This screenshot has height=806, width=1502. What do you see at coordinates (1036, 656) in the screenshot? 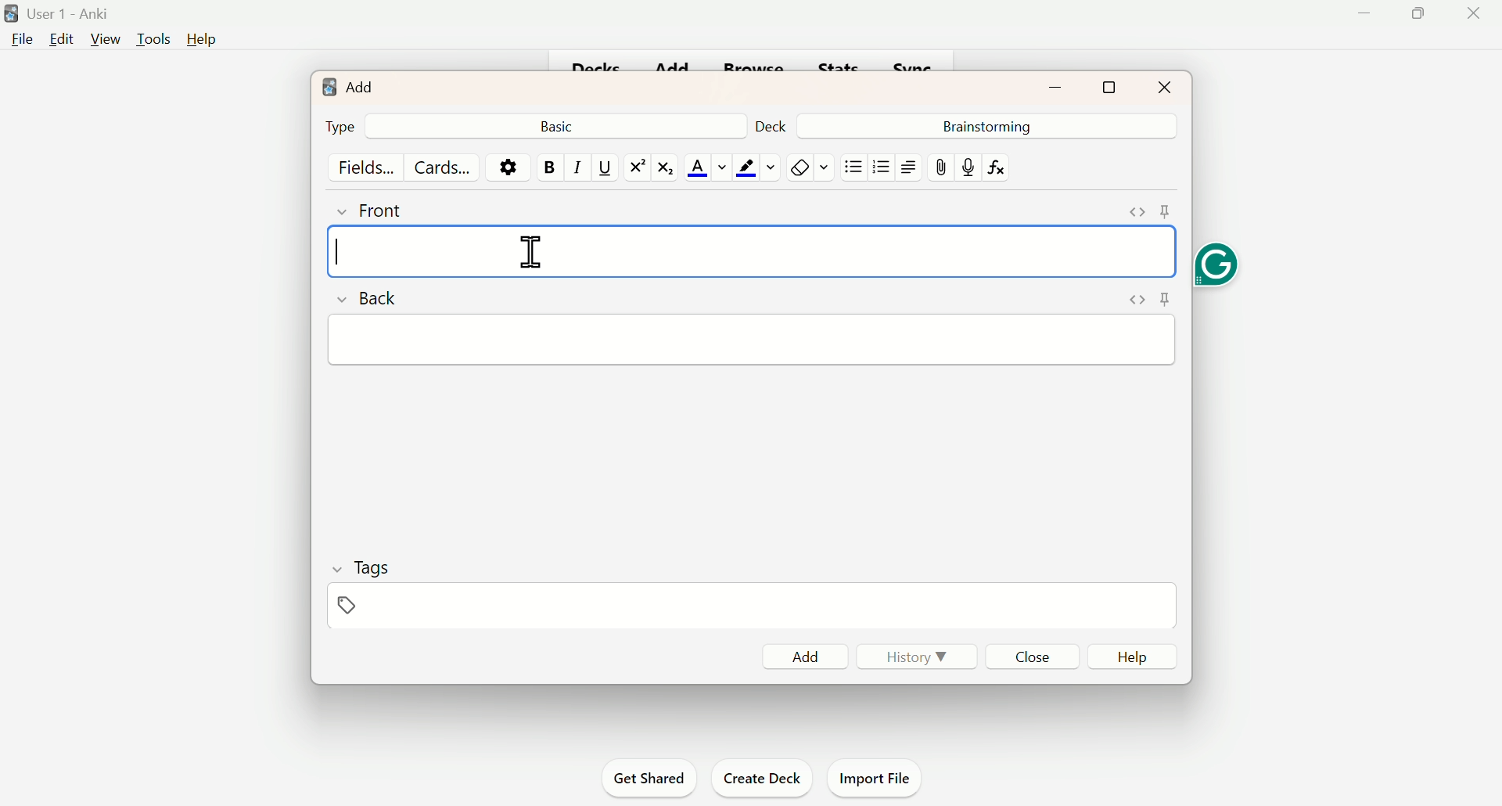
I see `Close` at bounding box center [1036, 656].